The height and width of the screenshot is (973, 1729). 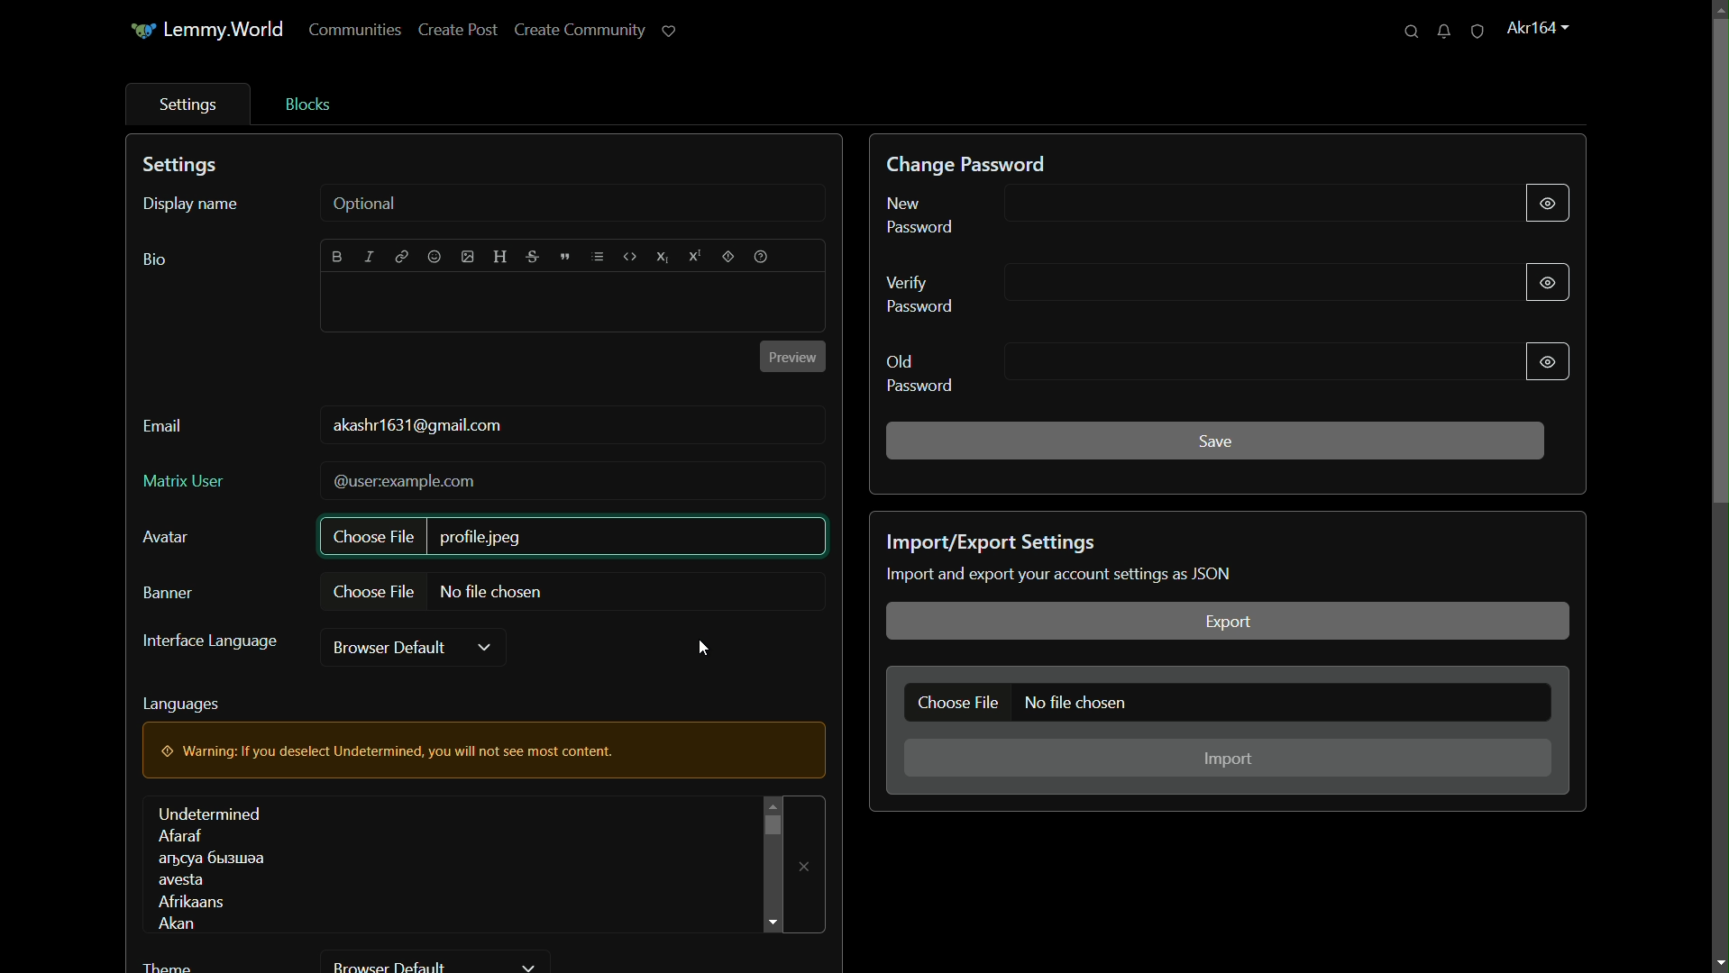 What do you see at coordinates (377, 535) in the screenshot?
I see `choose file` at bounding box center [377, 535].